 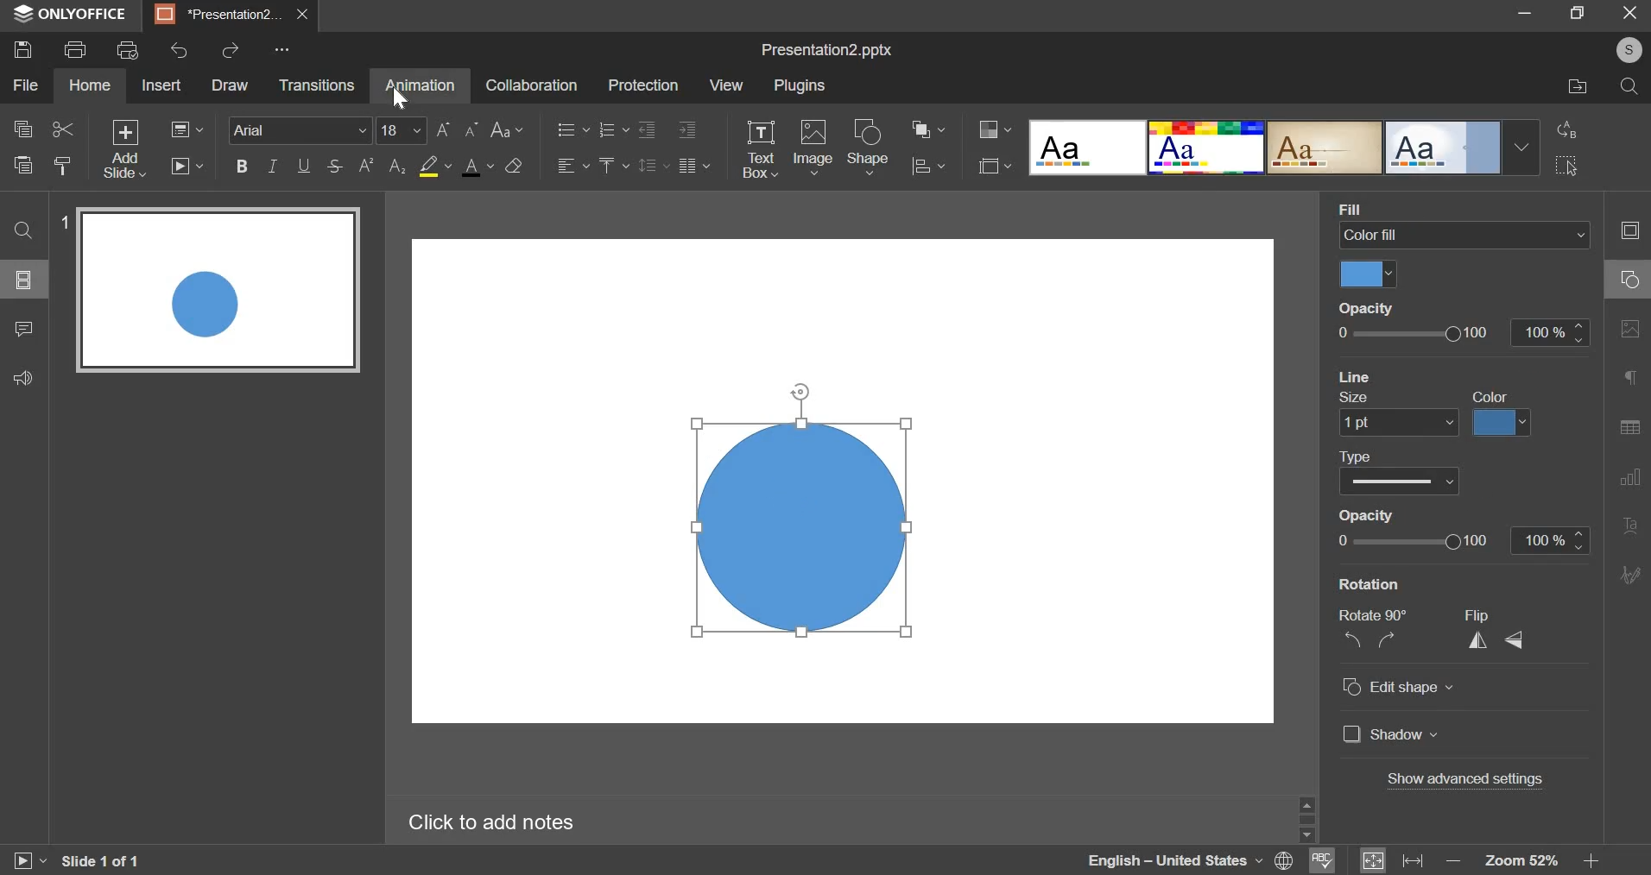 I want to click on , so click(x=302, y=165).